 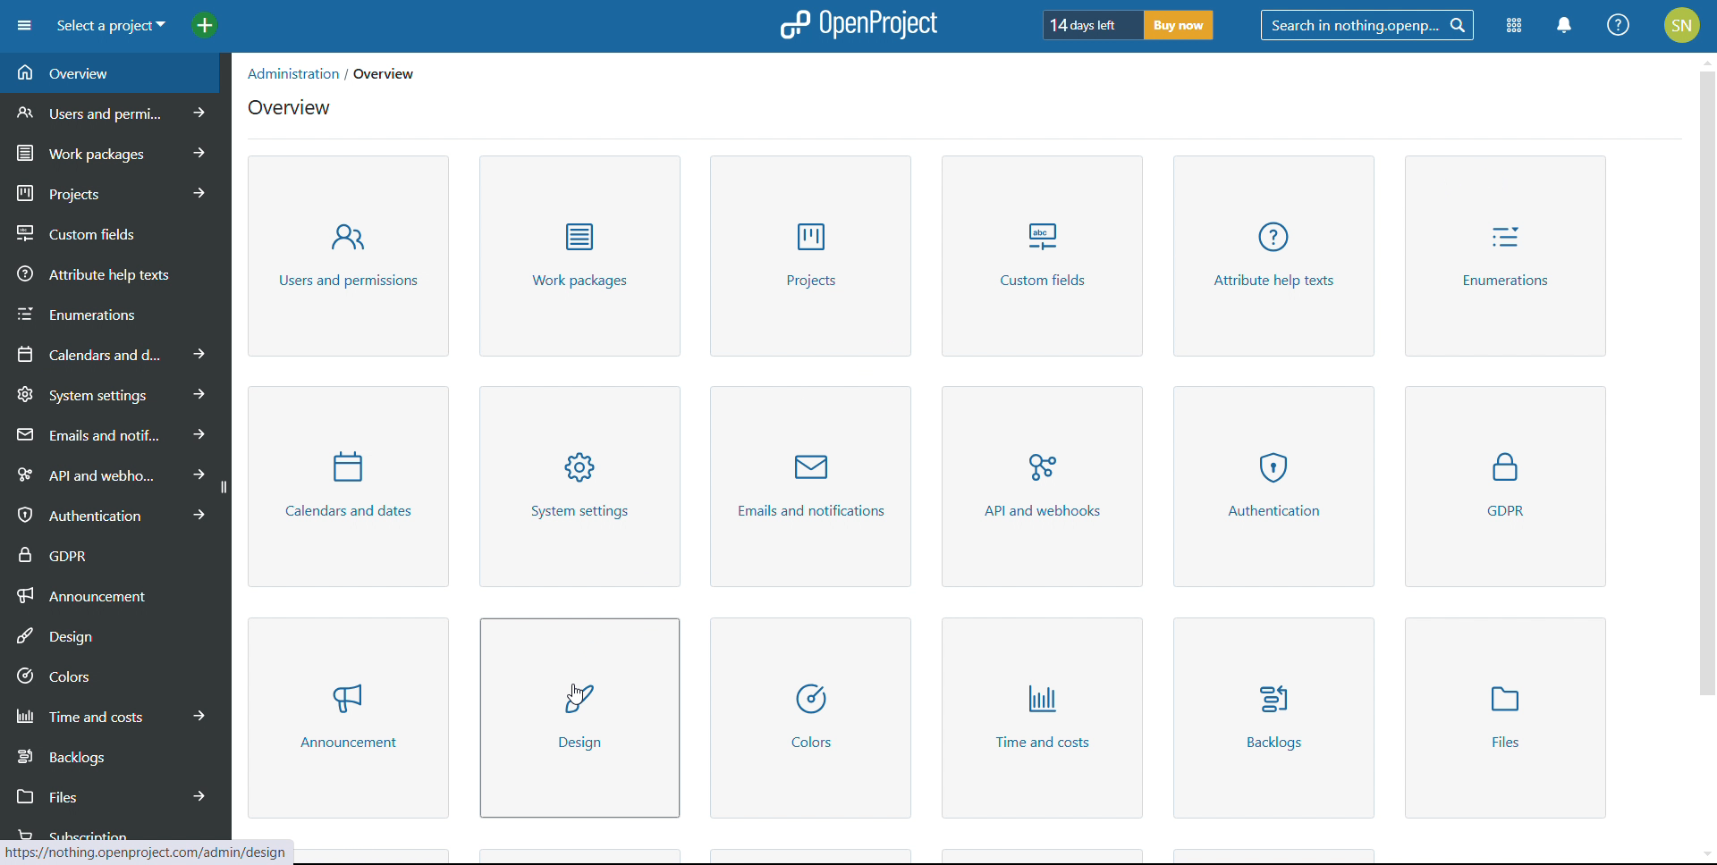 What do you see at coordinates (1505, 718) in the screenshot?
I see `backlogs` at bounding box center [1505, 718].